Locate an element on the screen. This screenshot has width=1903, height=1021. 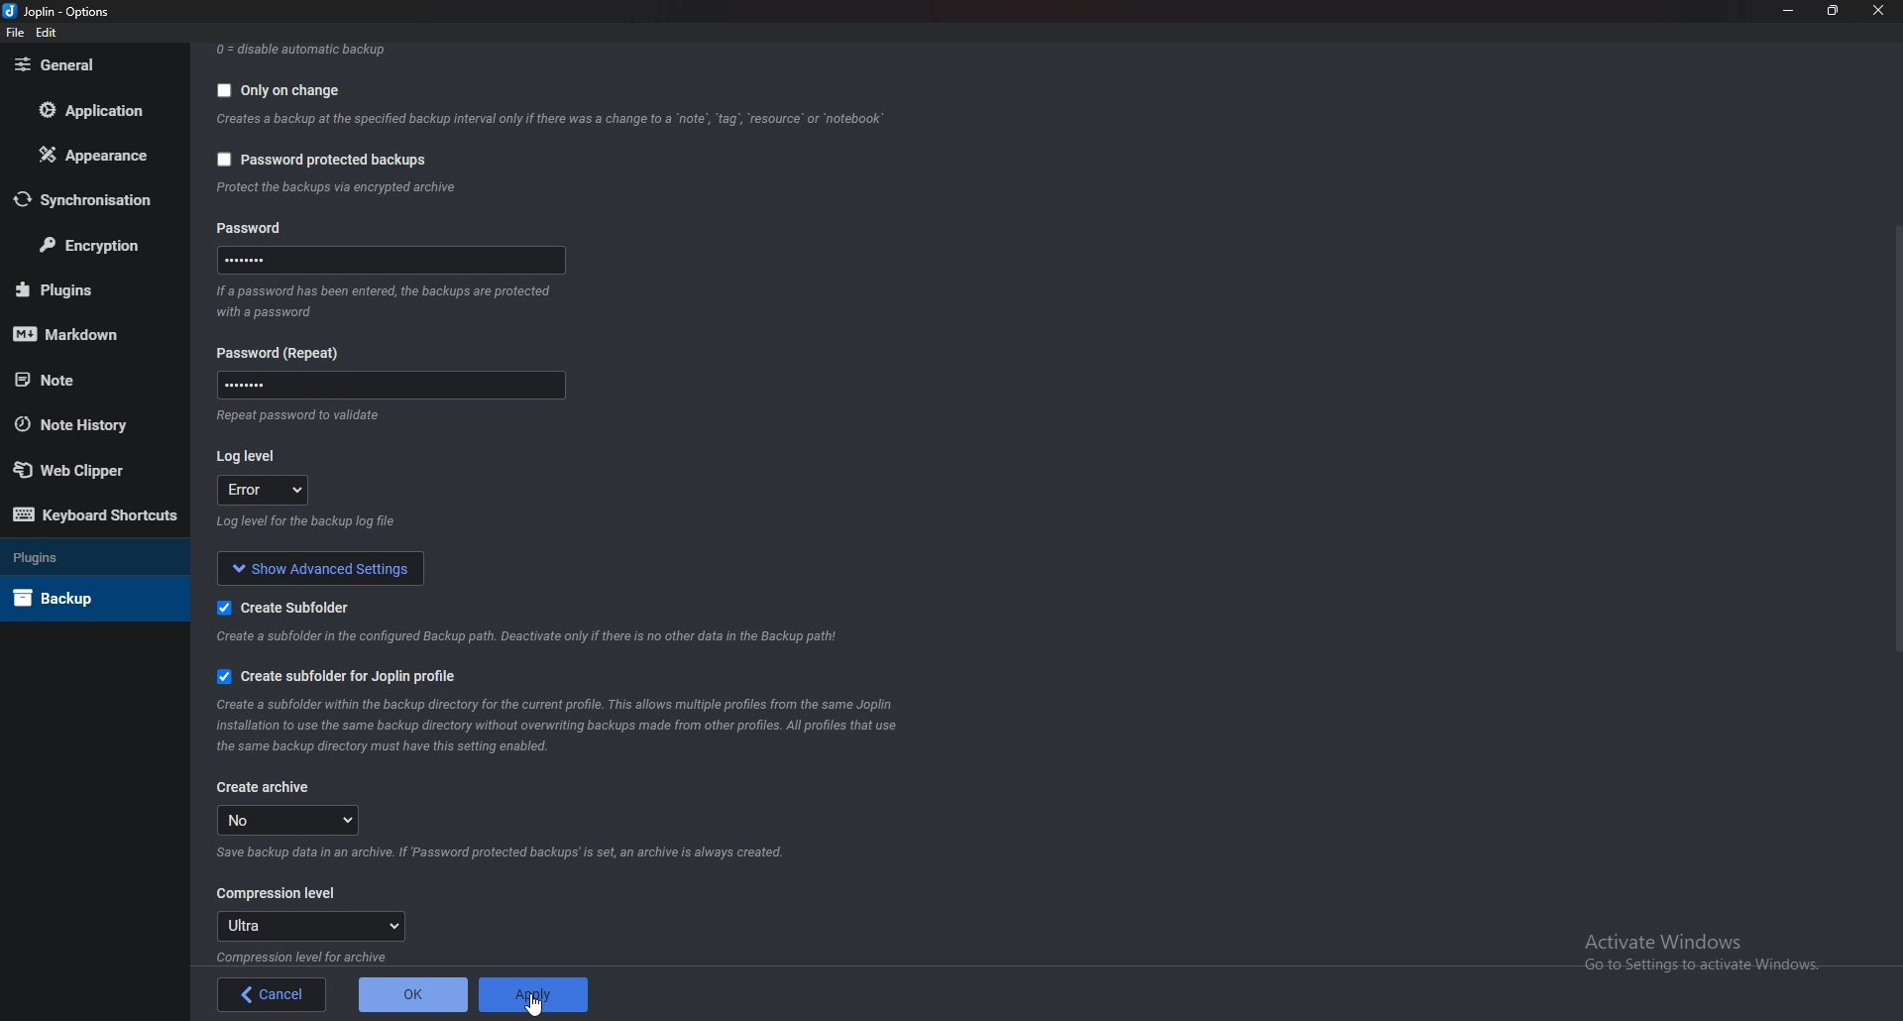
Password is located at coordinates (279, 351).